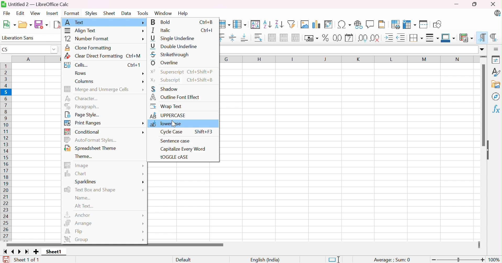 The width and height of the screenshot is (502, 263). What do you see at coordinates (203, 80) in the screenshot?
I see `Ctrl+Shift+B` at bounding box center [203, 80].